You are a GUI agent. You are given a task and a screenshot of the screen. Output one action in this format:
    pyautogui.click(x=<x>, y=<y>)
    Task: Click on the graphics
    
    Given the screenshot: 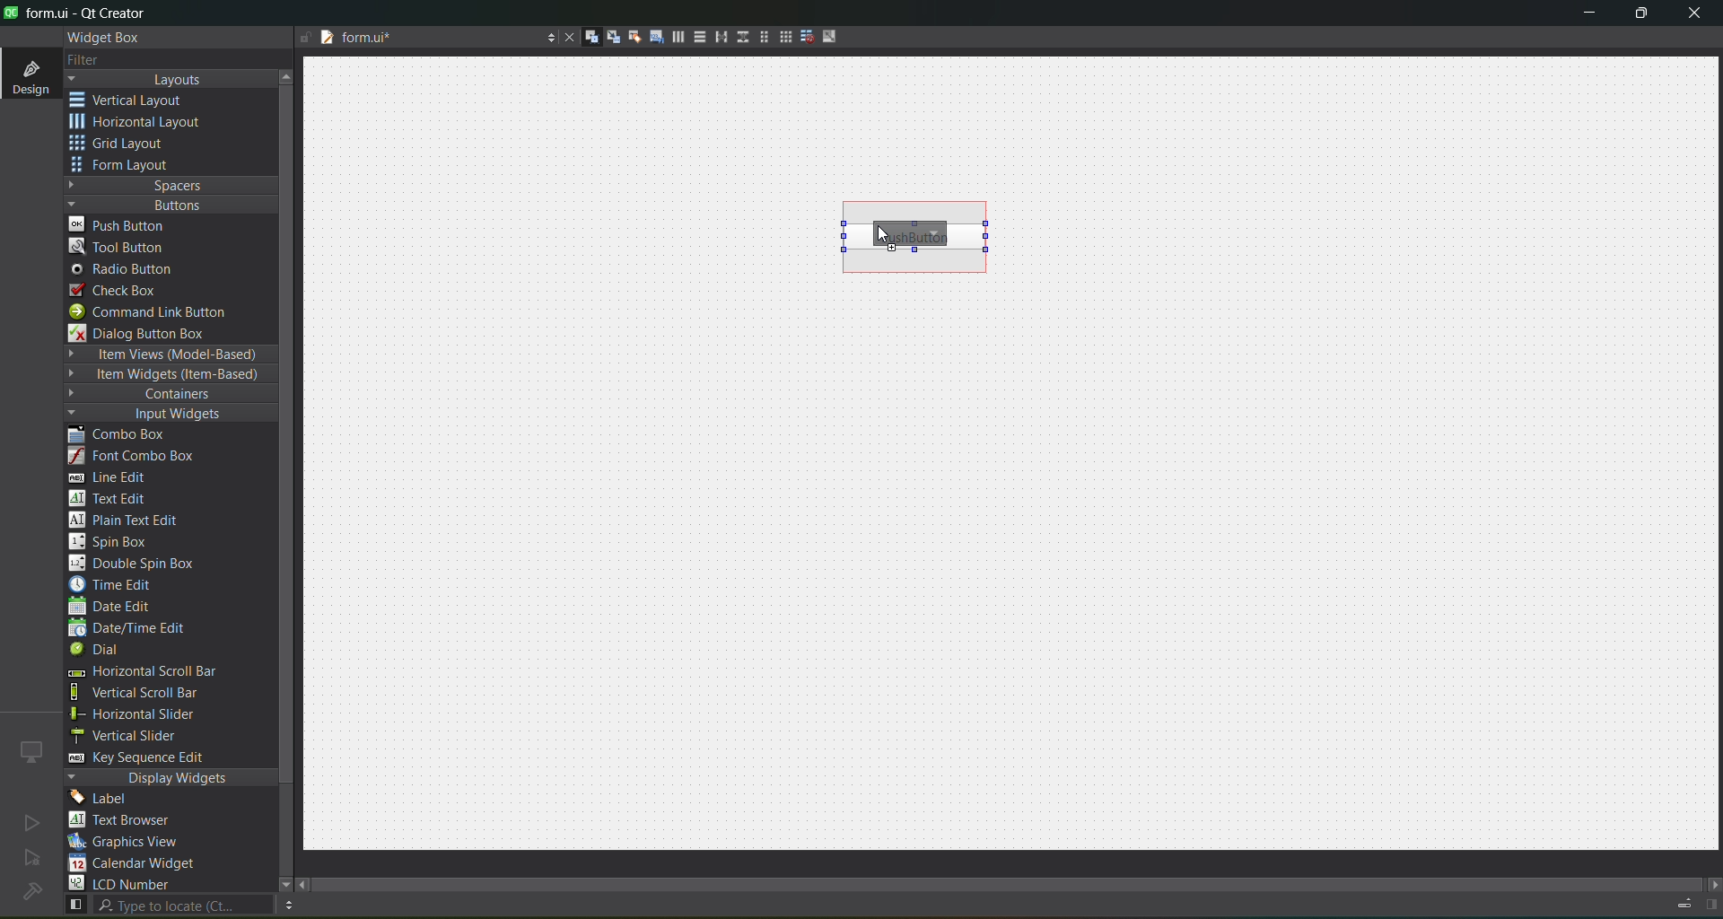 What is the action you would take?
    pyautogui.click(x=131, y=841)
    